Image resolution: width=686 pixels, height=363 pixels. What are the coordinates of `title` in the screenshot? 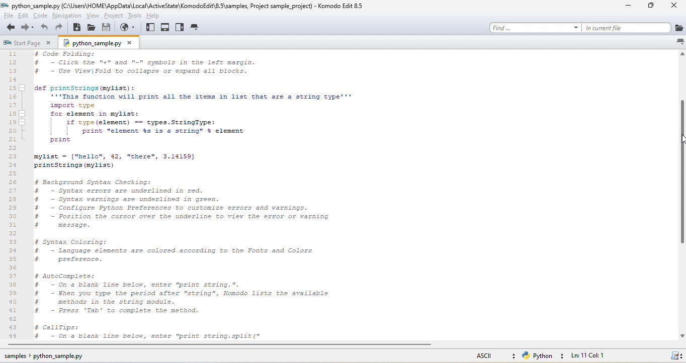 It's located at (341, 6).